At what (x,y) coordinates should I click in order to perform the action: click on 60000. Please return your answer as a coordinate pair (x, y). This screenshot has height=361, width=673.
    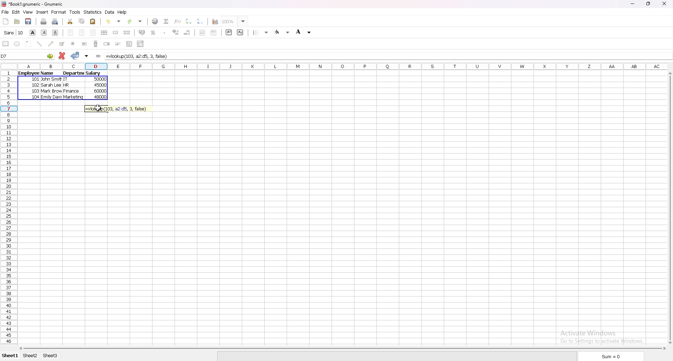
    Looking at the image, I should click on (100, 92).